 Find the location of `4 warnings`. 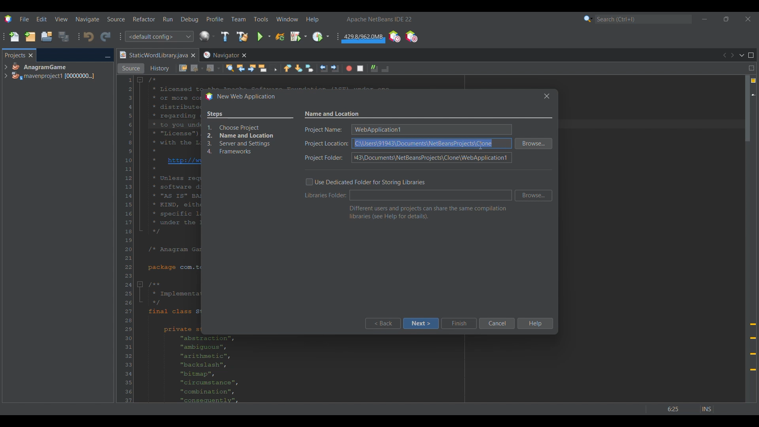

4 warnings is located at coordinates (753, 81).